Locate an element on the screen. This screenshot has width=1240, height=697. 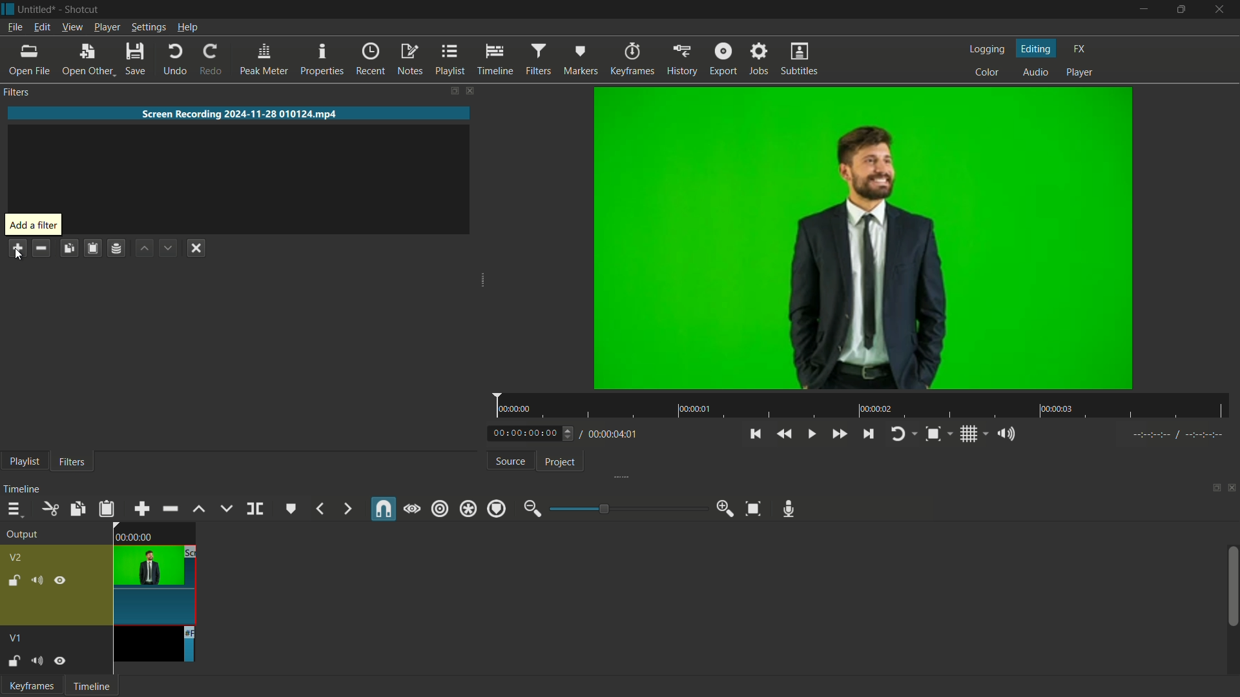
skip to the next point is located at coordinates (867, 434).